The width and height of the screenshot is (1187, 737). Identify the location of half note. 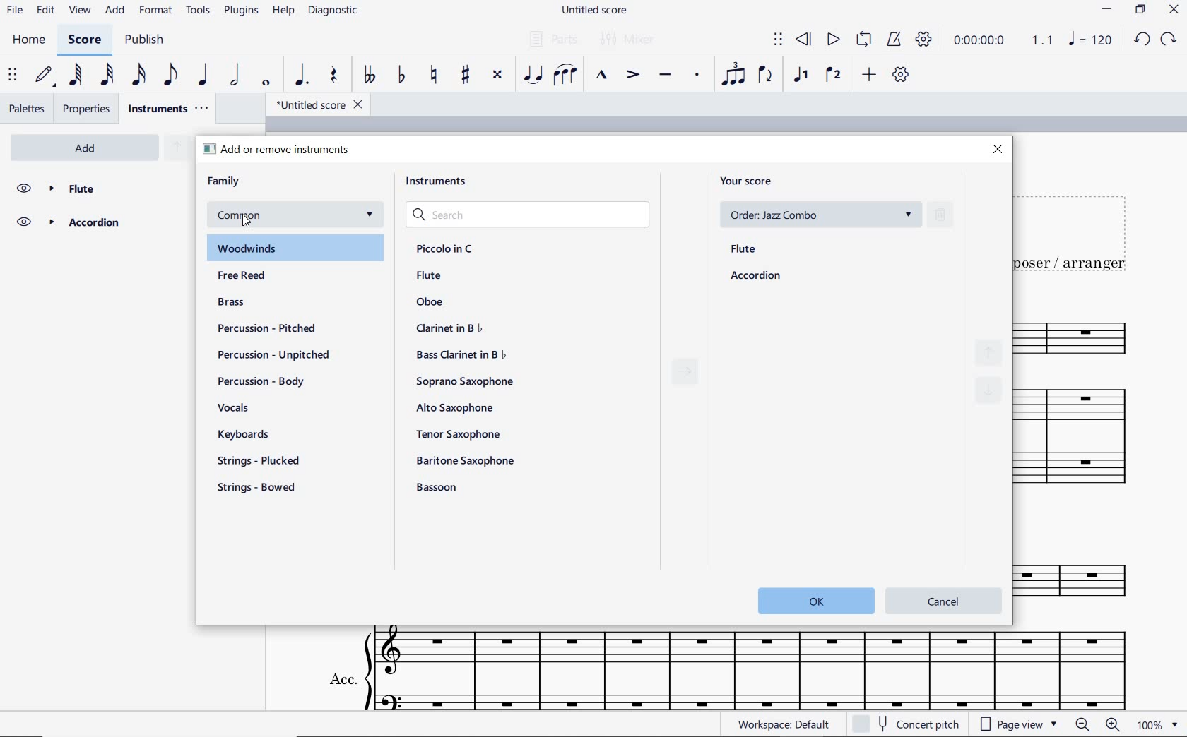
(237, 76).